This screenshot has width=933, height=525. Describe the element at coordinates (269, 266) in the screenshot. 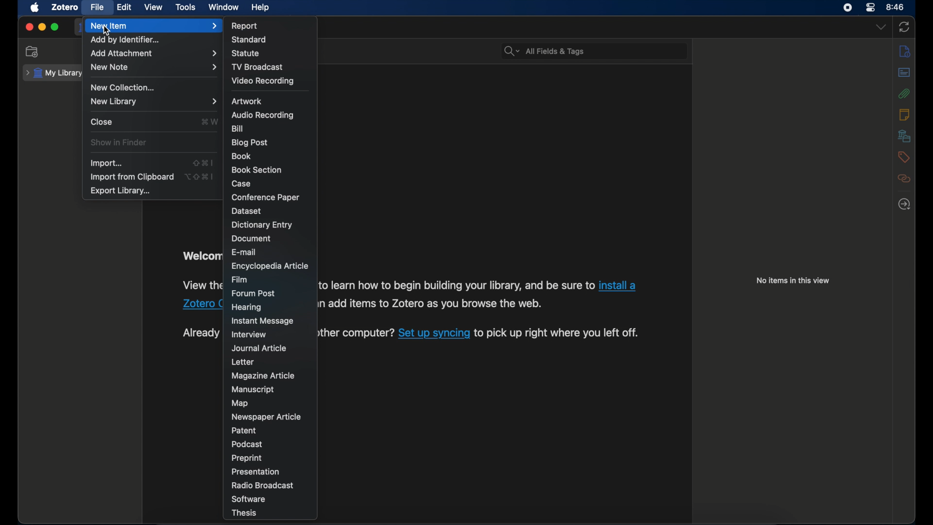

I see `encyclopedia article` at that location.